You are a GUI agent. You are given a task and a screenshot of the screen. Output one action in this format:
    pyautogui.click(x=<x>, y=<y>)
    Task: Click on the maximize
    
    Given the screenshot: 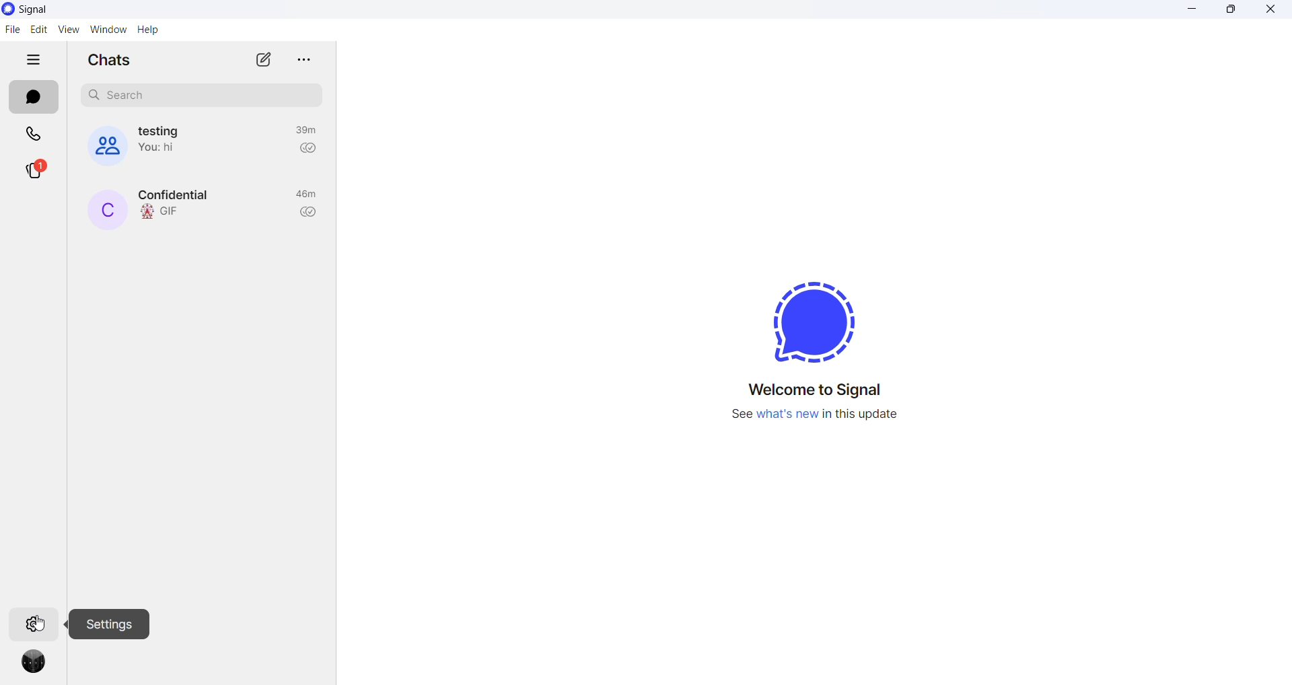 What is the action you would take?
    pyautogui.click(x=1233, y=12)
    